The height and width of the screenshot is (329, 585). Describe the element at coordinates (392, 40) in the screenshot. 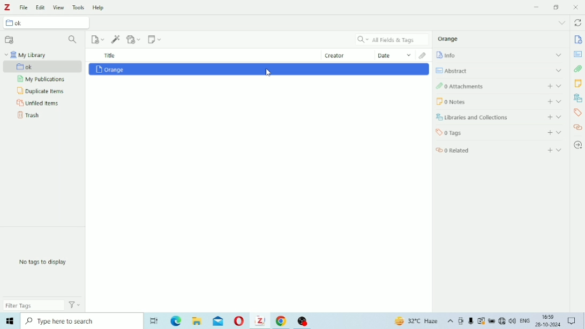

I see `All Fields & Tags` at that location.